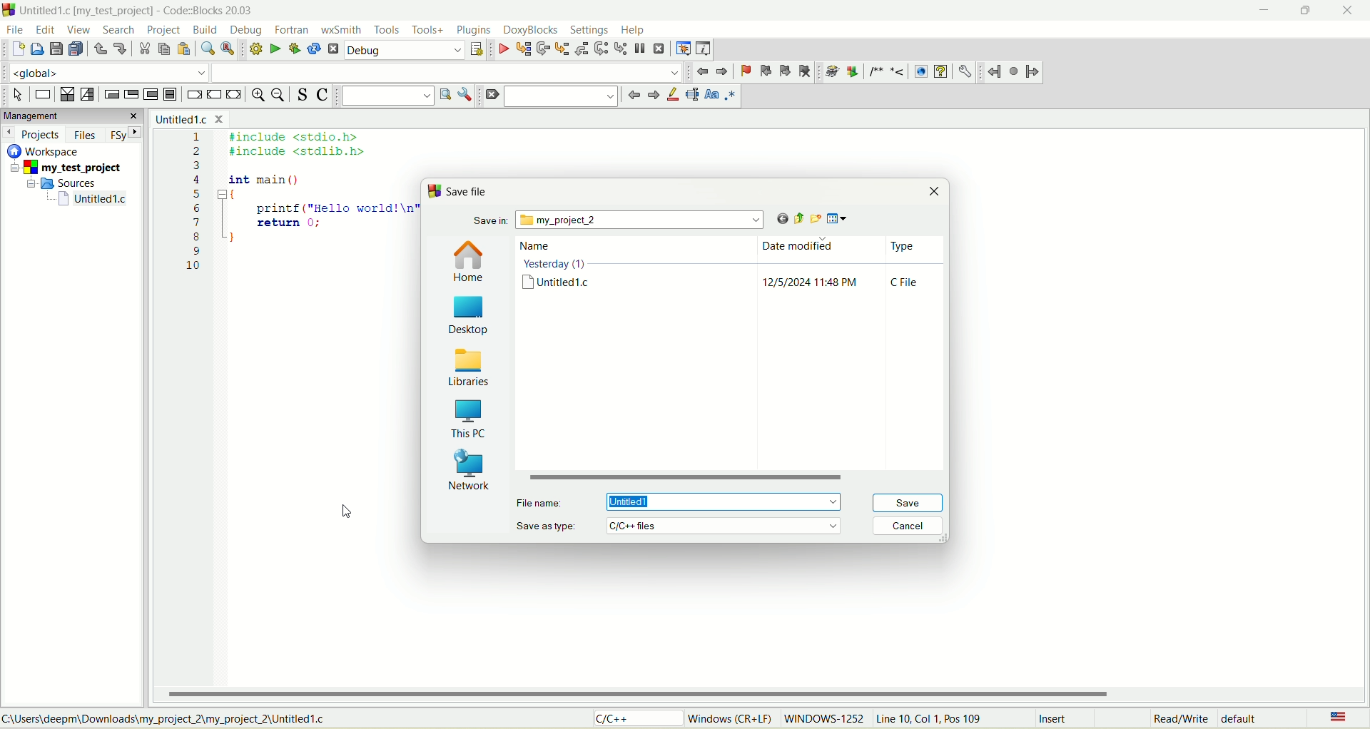 The image size is (1370, 729). What do you see at coordinates (472, 315) in the screenshot?
I see `desktop` at bounding box center [472, 315].